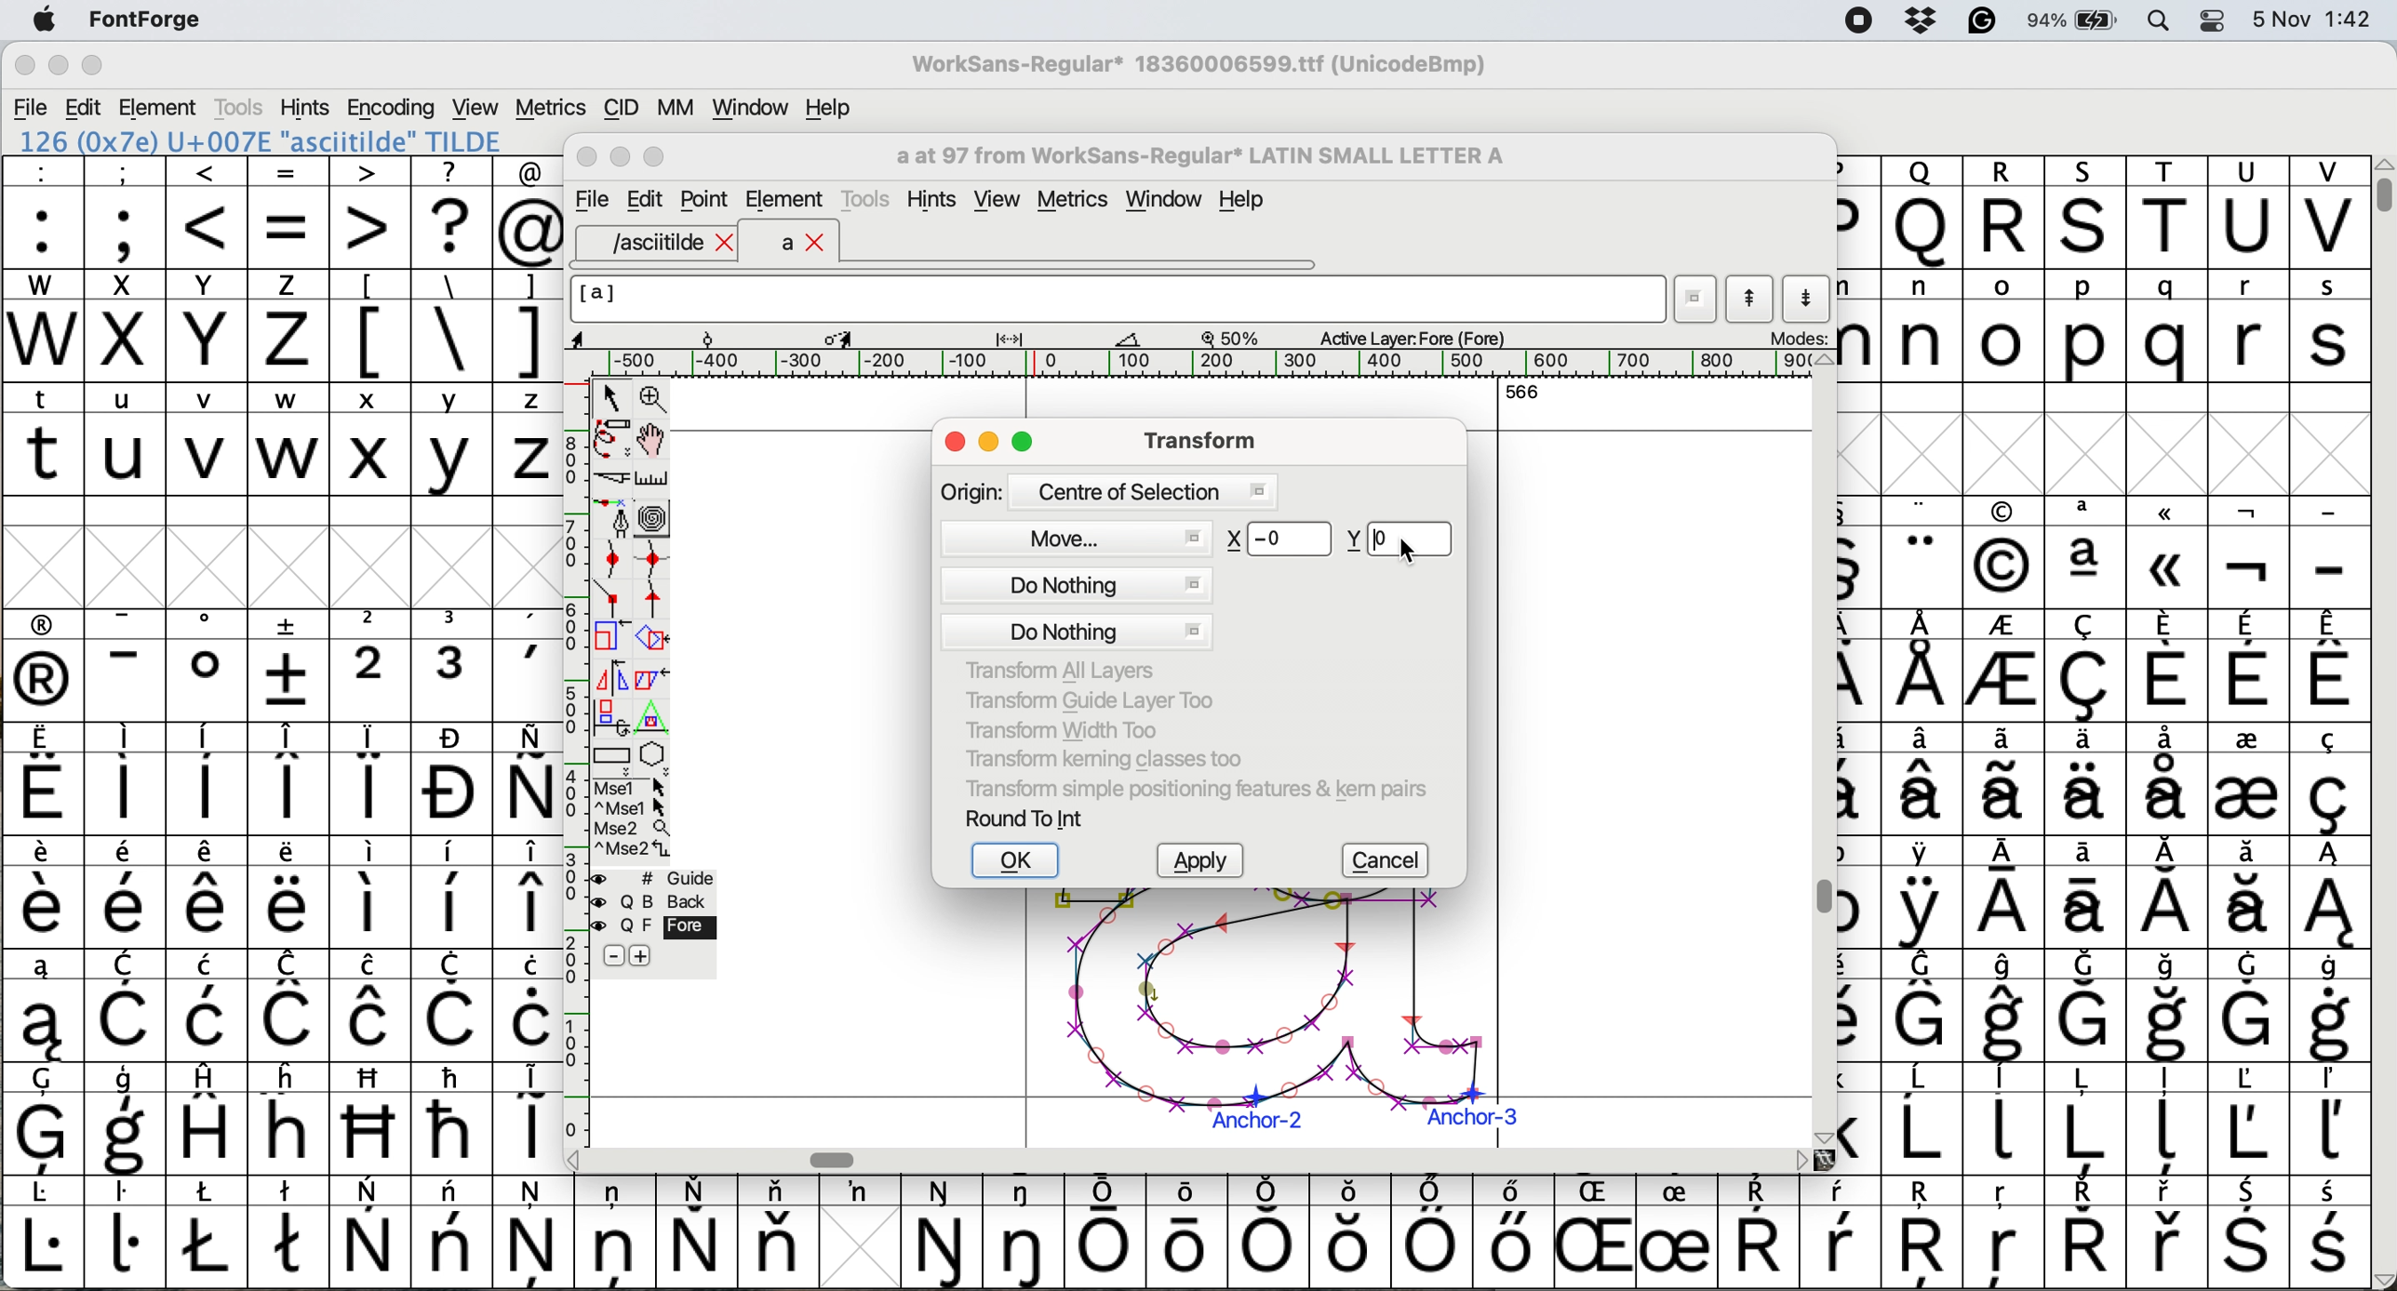  What do you see at coordinates (1915, 20) in the screenshot?
I see `dropbox` at bounding box center [1915, 20].